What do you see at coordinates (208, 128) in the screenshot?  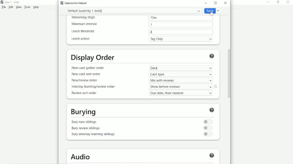 I see `Toggle for bury review siblings` at bounding box center [208, 128].